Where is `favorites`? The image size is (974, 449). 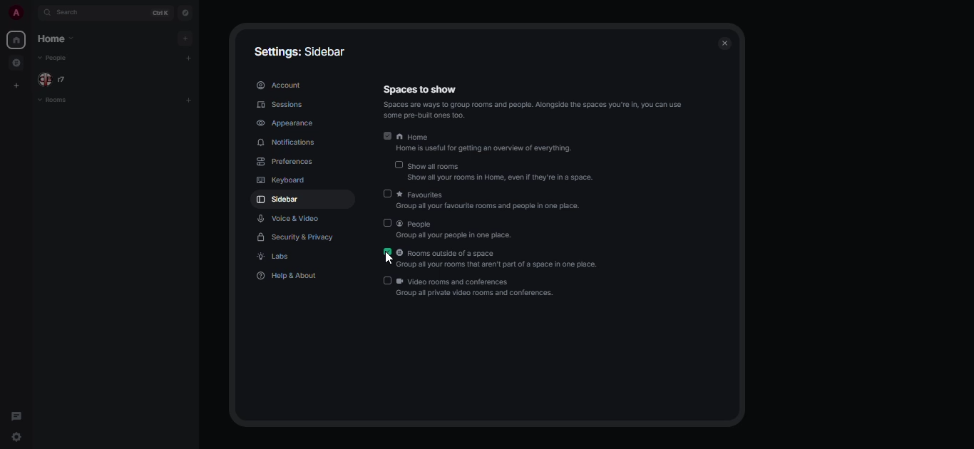 favorites is located at coordinates (496, 201).